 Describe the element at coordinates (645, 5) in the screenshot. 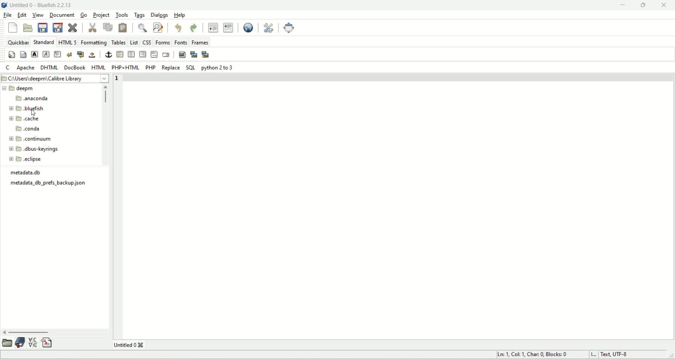

I see `maximize` at that location.